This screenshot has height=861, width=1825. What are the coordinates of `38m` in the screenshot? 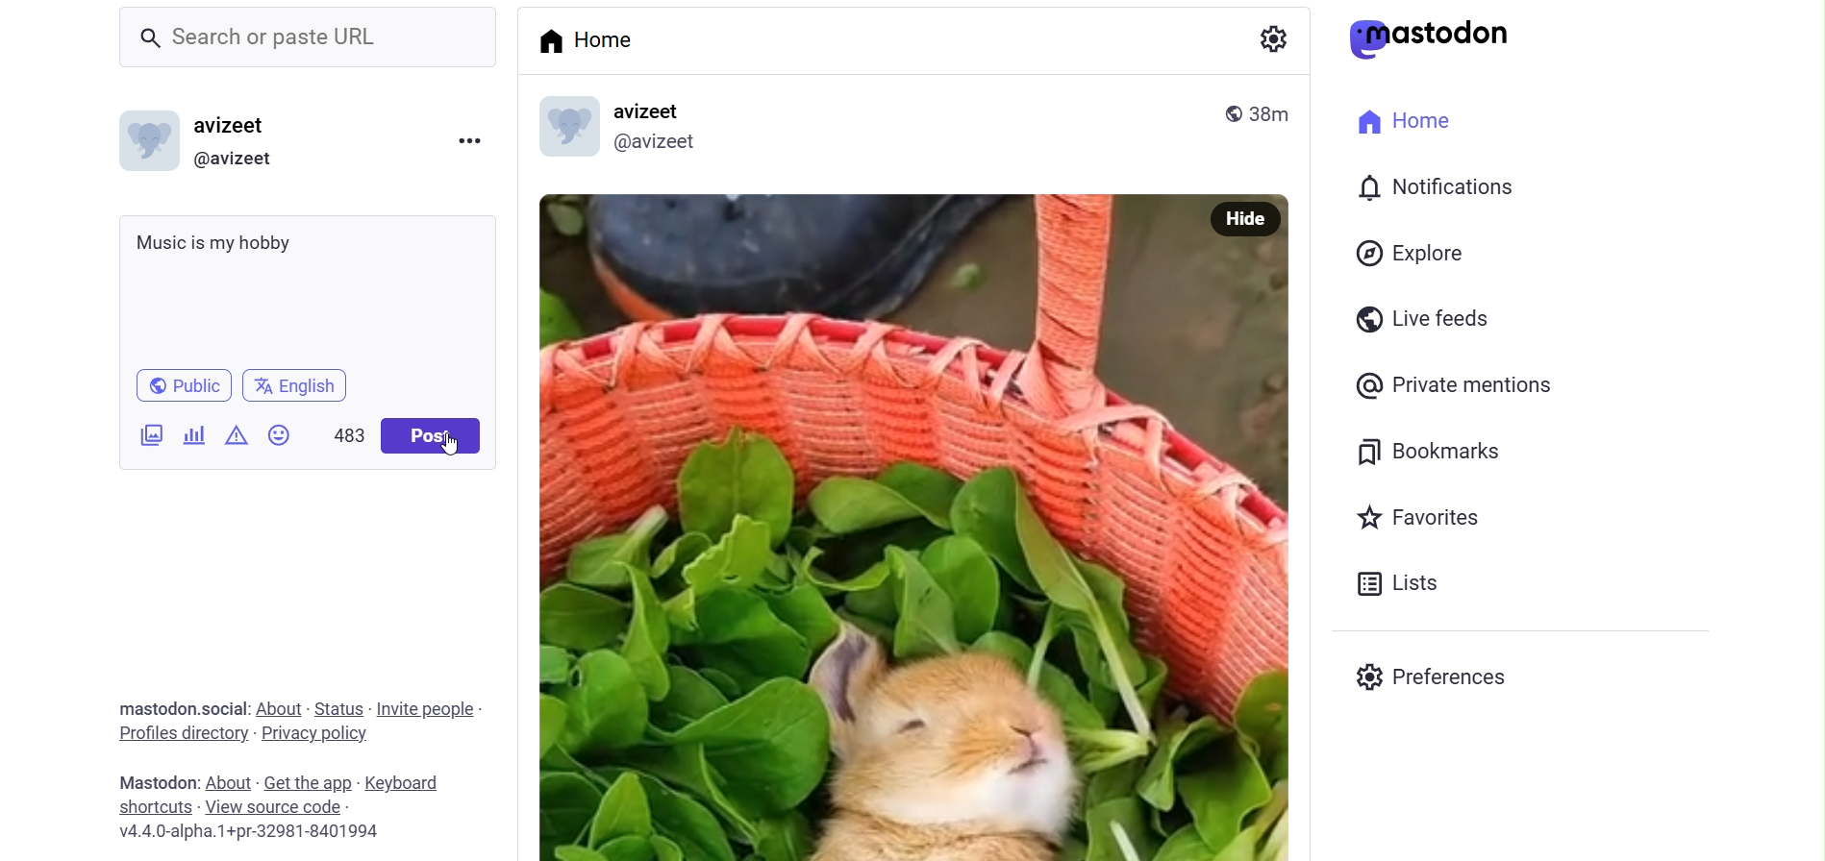 It's located at (1278, 112).